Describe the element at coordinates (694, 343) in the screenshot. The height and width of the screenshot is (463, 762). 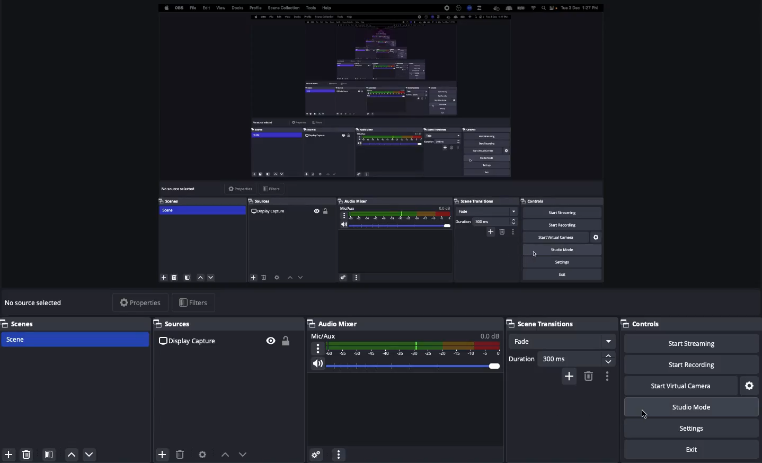
I see `Start streaming` at that location.